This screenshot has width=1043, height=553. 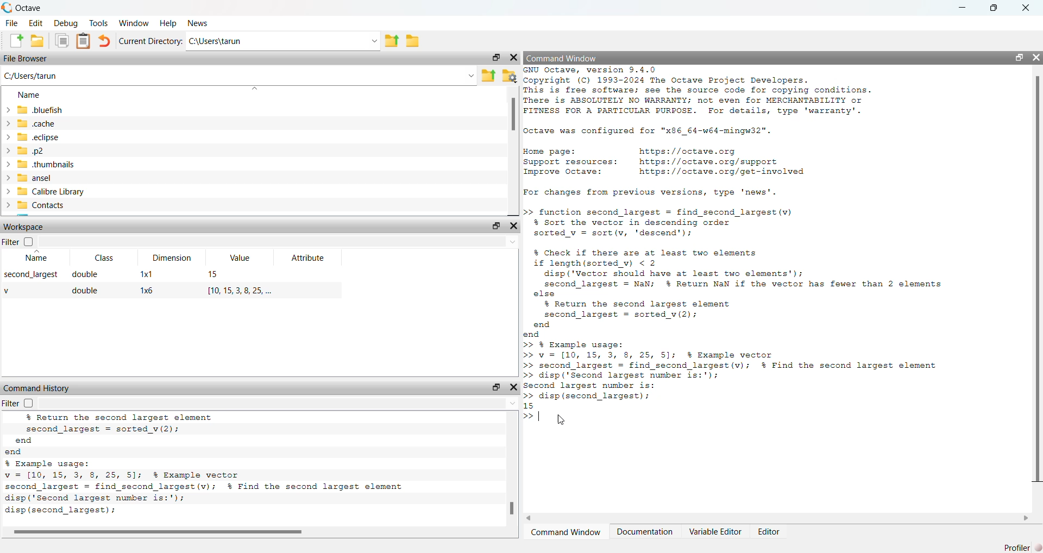 I want to click on contacts, so click(x=52, y=207).